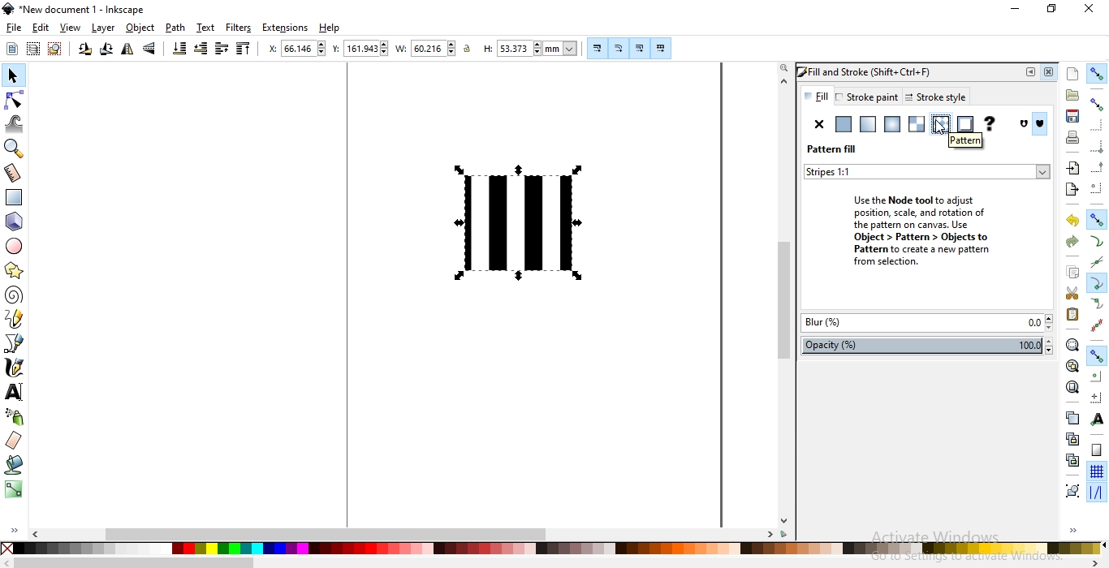 This screenshot has width=1109, height=568. What do you see at coordinates (270, 49) in the screenshot?
I see `horizontal coordinate of selection` at bounding box center [270, 49].